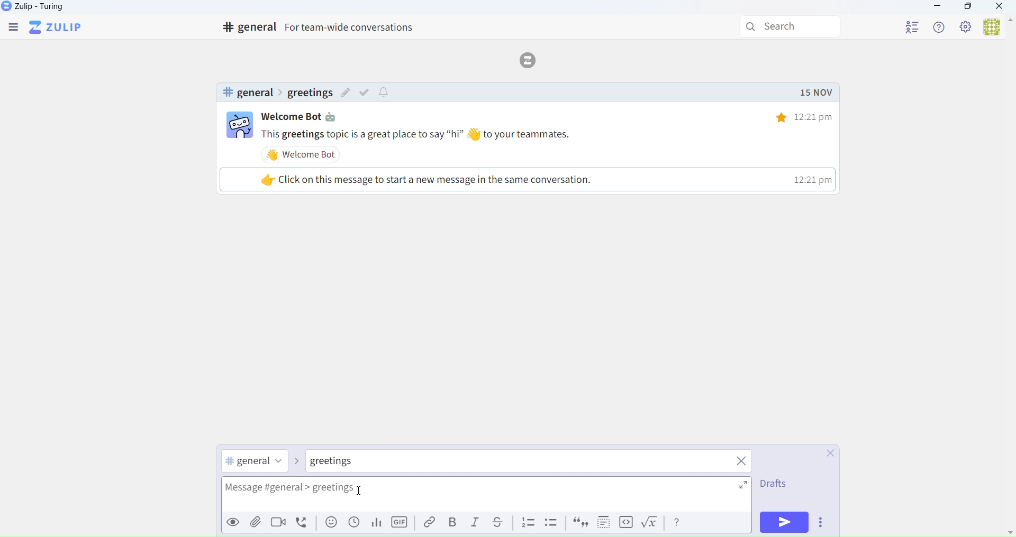  What do you see at coordinates (231, 522) in the screenshot?
I see `Preview` at bounding box center [231, 522].